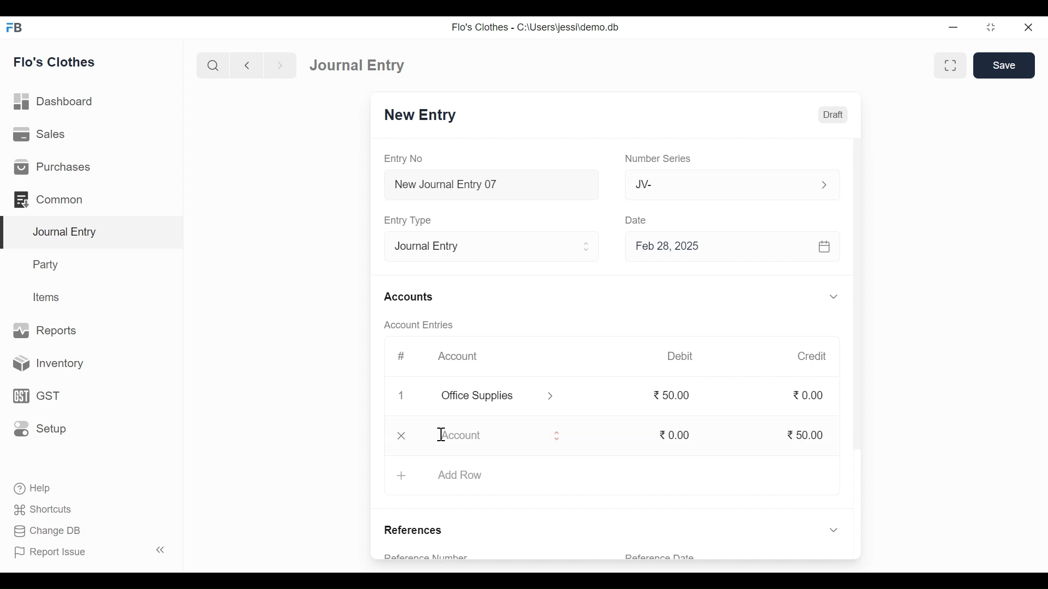 This screenshot has width=1048, height=589. I want to click on Flo's Clothes - C:\Users\jessi\demo.db, so click(537, 27).